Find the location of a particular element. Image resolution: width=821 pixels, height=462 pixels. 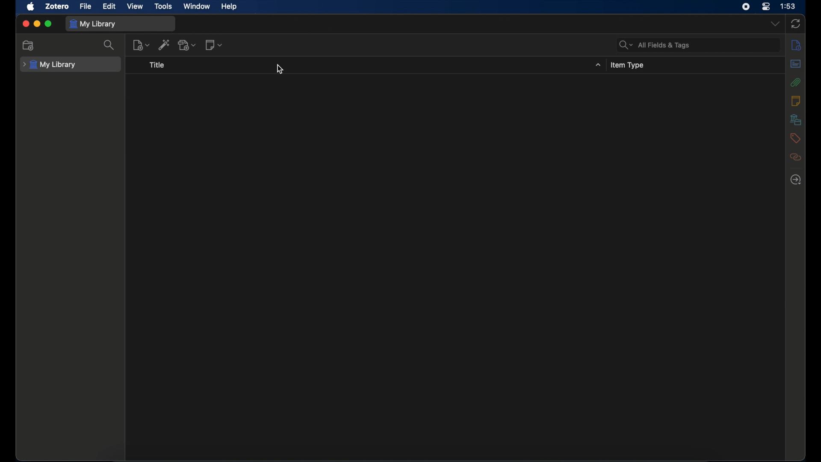

zotero is located at coordinates (57, 6).